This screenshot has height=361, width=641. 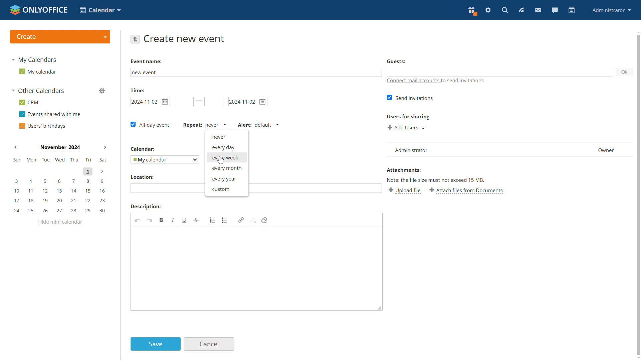 I want to click on talk, so click(x=555, y=11).